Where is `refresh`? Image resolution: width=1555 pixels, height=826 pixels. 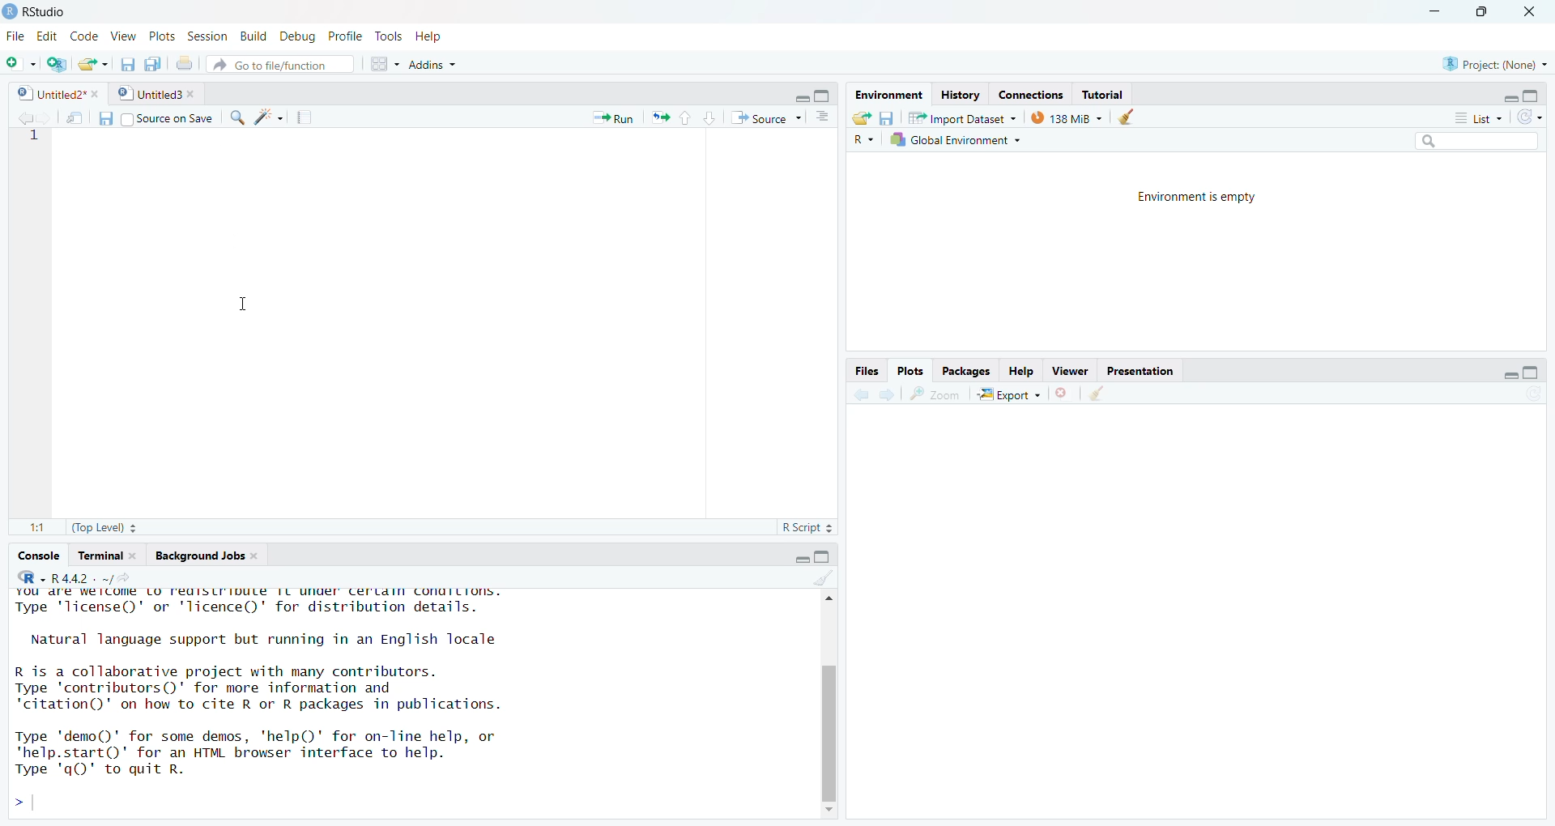
refresh is located at coordinates (1540, 117).